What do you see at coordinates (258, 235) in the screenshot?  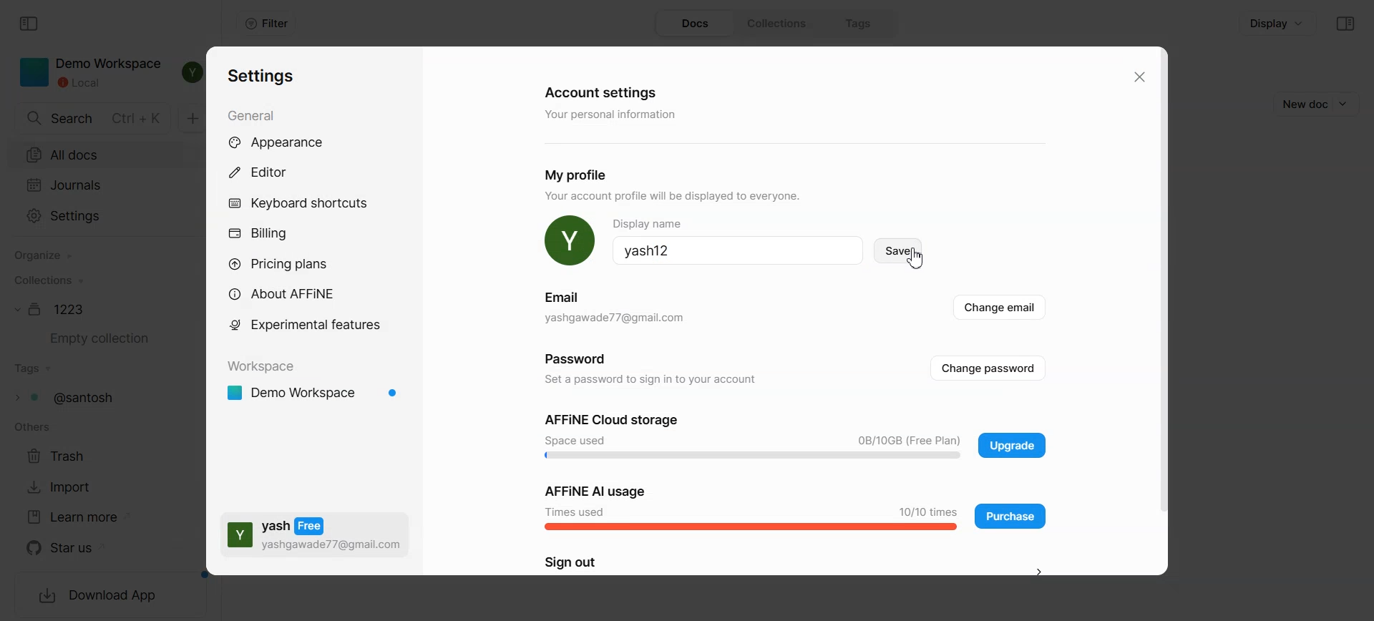 I see `Billing` at bounding box center [258, 235].